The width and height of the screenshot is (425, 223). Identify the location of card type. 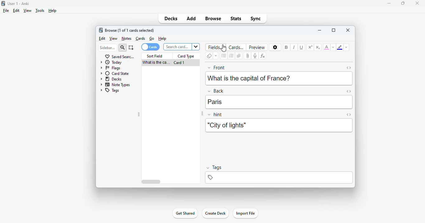
(186, 56).